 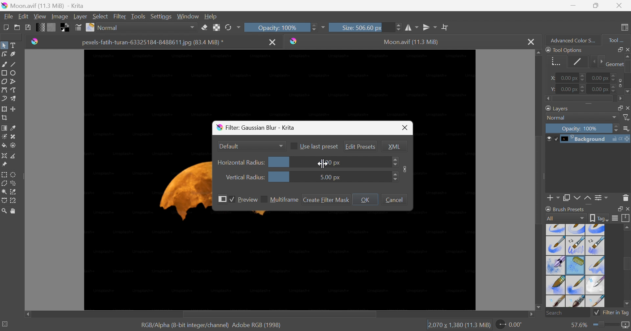 What do you see at coordinates (17, 27) in the screenshot?
I see `Open and existing document` at bounding box center [17, 27].